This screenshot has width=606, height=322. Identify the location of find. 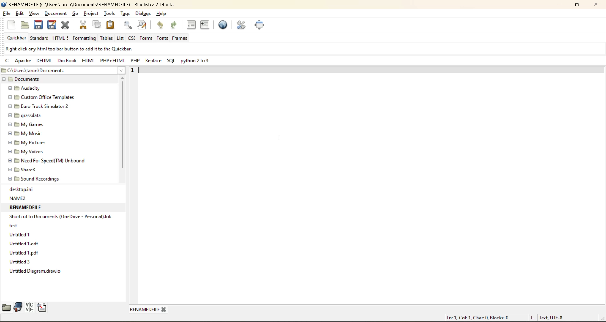
(127, 26).